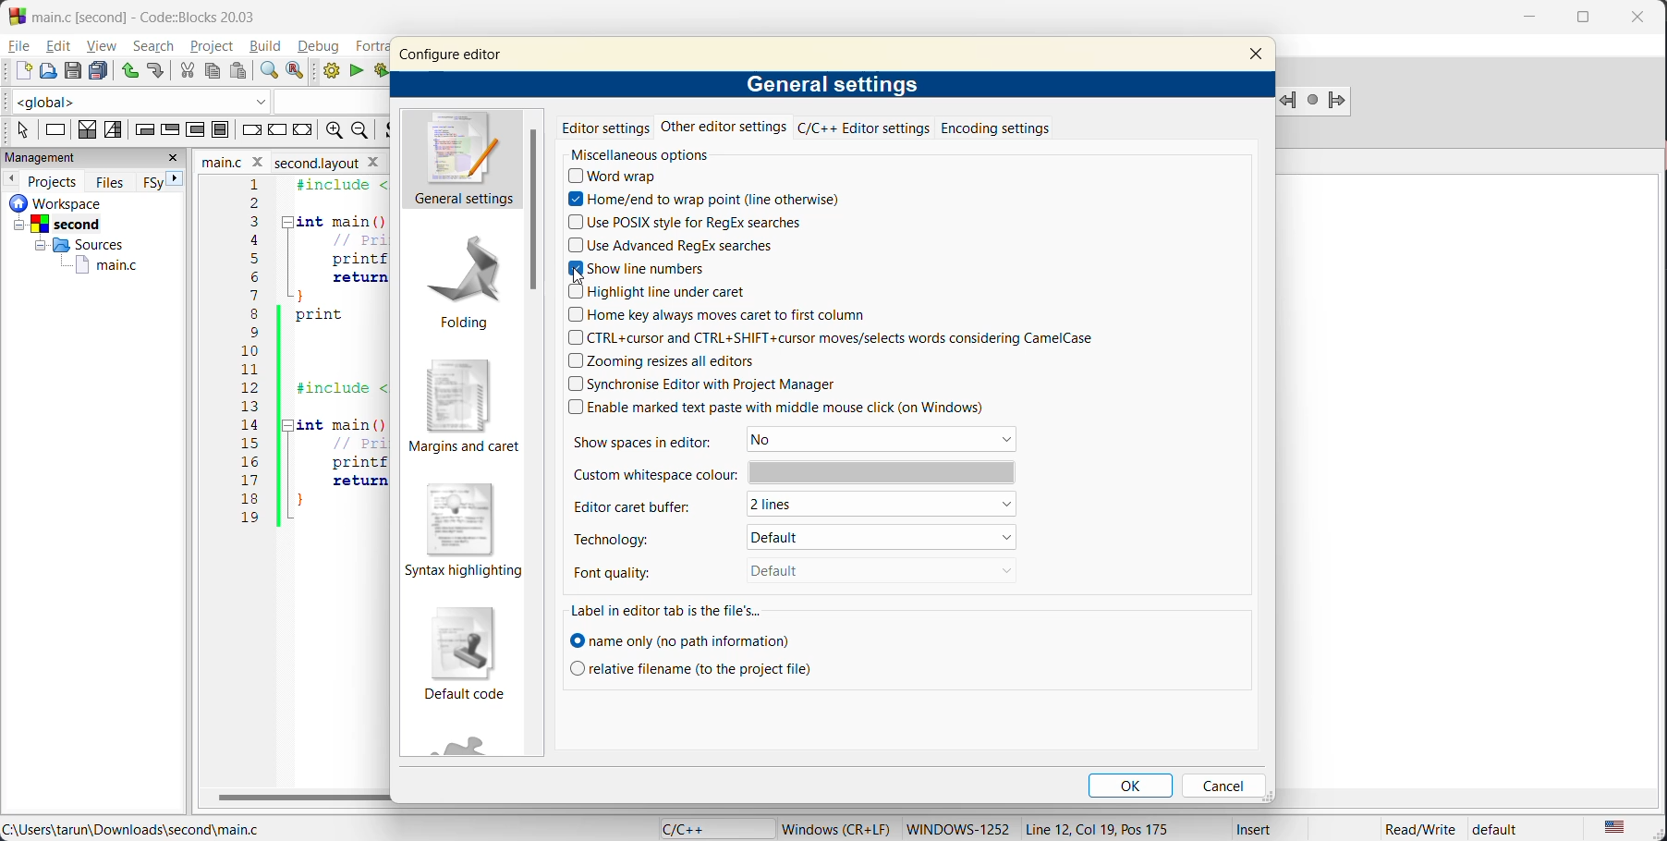 This screenshot has height=841, width=1667. I want to click on projects, so click(54, 181).